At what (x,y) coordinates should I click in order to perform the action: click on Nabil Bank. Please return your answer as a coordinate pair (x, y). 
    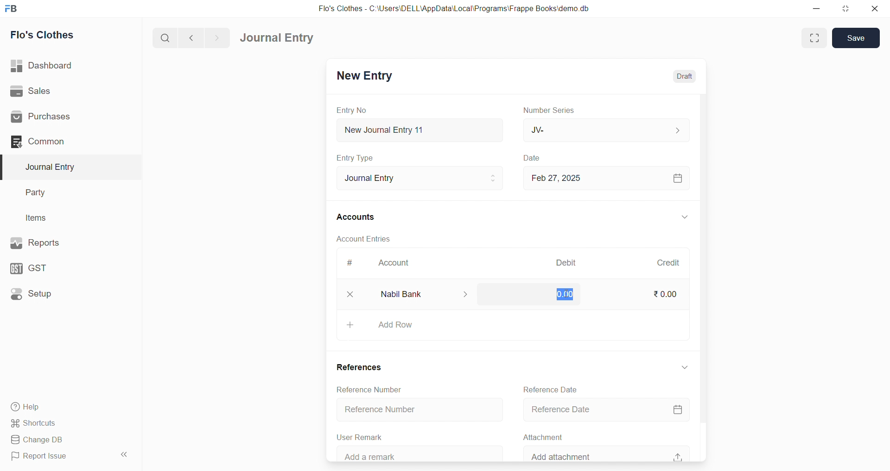
    Looking at the image, I should click on (425, 295).